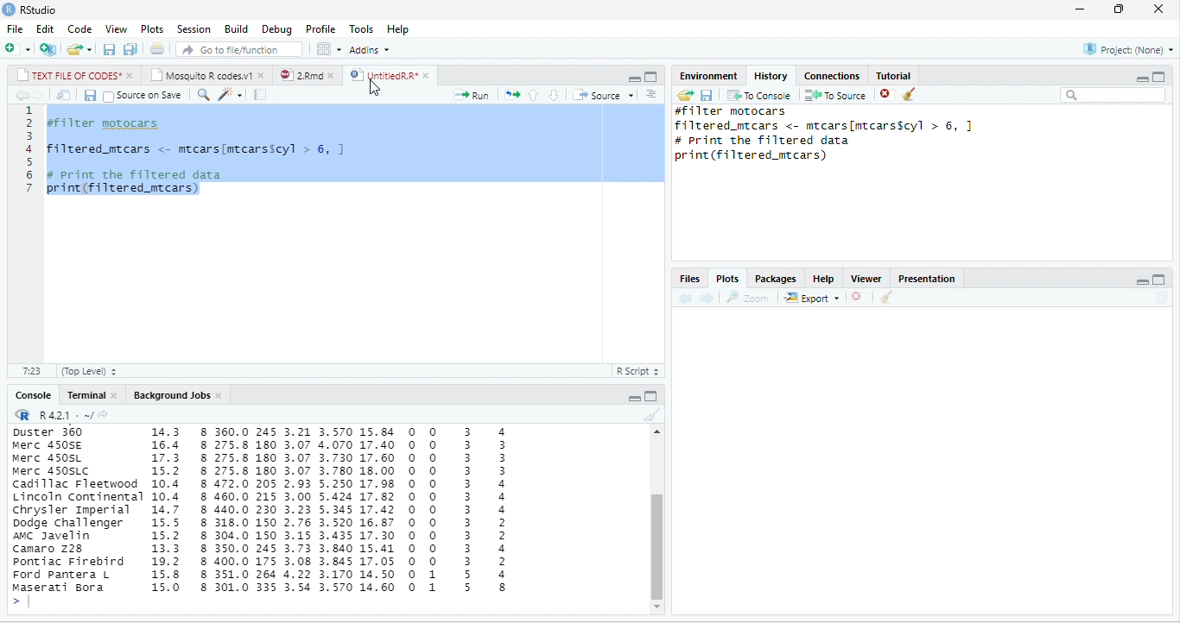 The width and height of the screenshot is (1180, 623). What do you see at coordinates (22, 95) in the screenshot?
I see `back` at bounding box center [22, 95].